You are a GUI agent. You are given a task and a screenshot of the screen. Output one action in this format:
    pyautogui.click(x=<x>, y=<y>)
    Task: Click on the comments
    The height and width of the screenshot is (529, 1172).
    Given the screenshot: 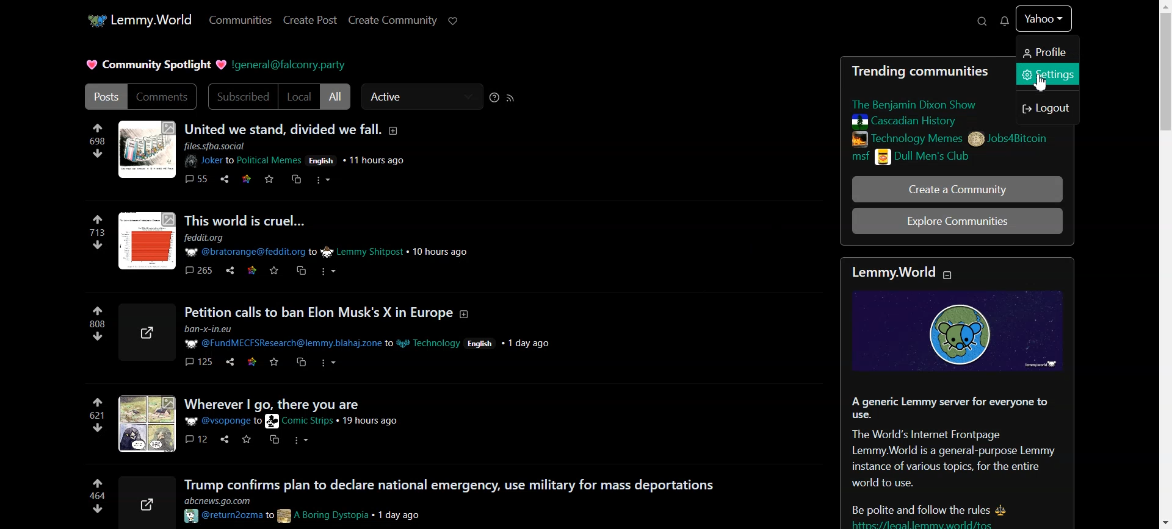 What is the action you would take?
    pyautogui.click(x=196, y=442)
    